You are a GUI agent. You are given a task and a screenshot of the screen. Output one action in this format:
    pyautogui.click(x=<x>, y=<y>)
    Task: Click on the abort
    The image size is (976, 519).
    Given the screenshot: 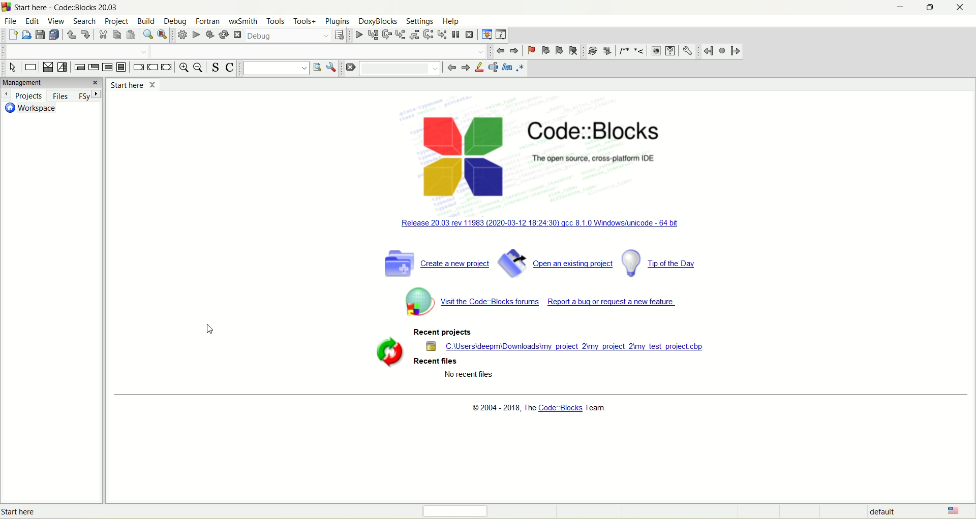 What is the action you would take?
    pyautogui.click(x=237, y=35)
    